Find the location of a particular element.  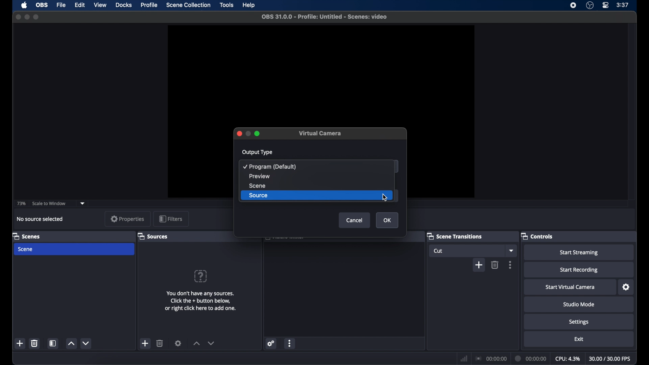

start recording is located at coordinates (579, 270).